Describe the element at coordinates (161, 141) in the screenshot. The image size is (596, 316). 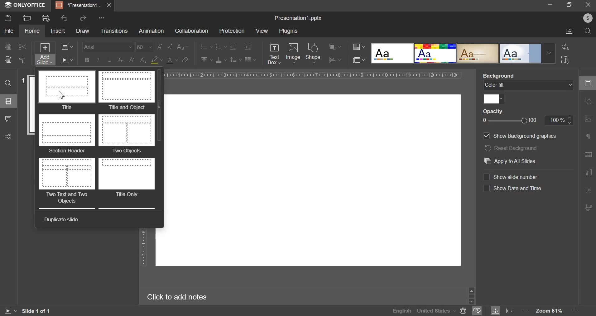
I see `scroll bar` at that location.